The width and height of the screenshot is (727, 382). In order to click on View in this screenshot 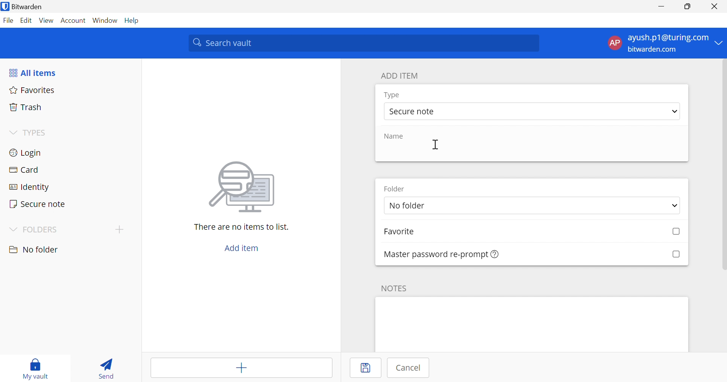, I will do `click(46, 20)`.